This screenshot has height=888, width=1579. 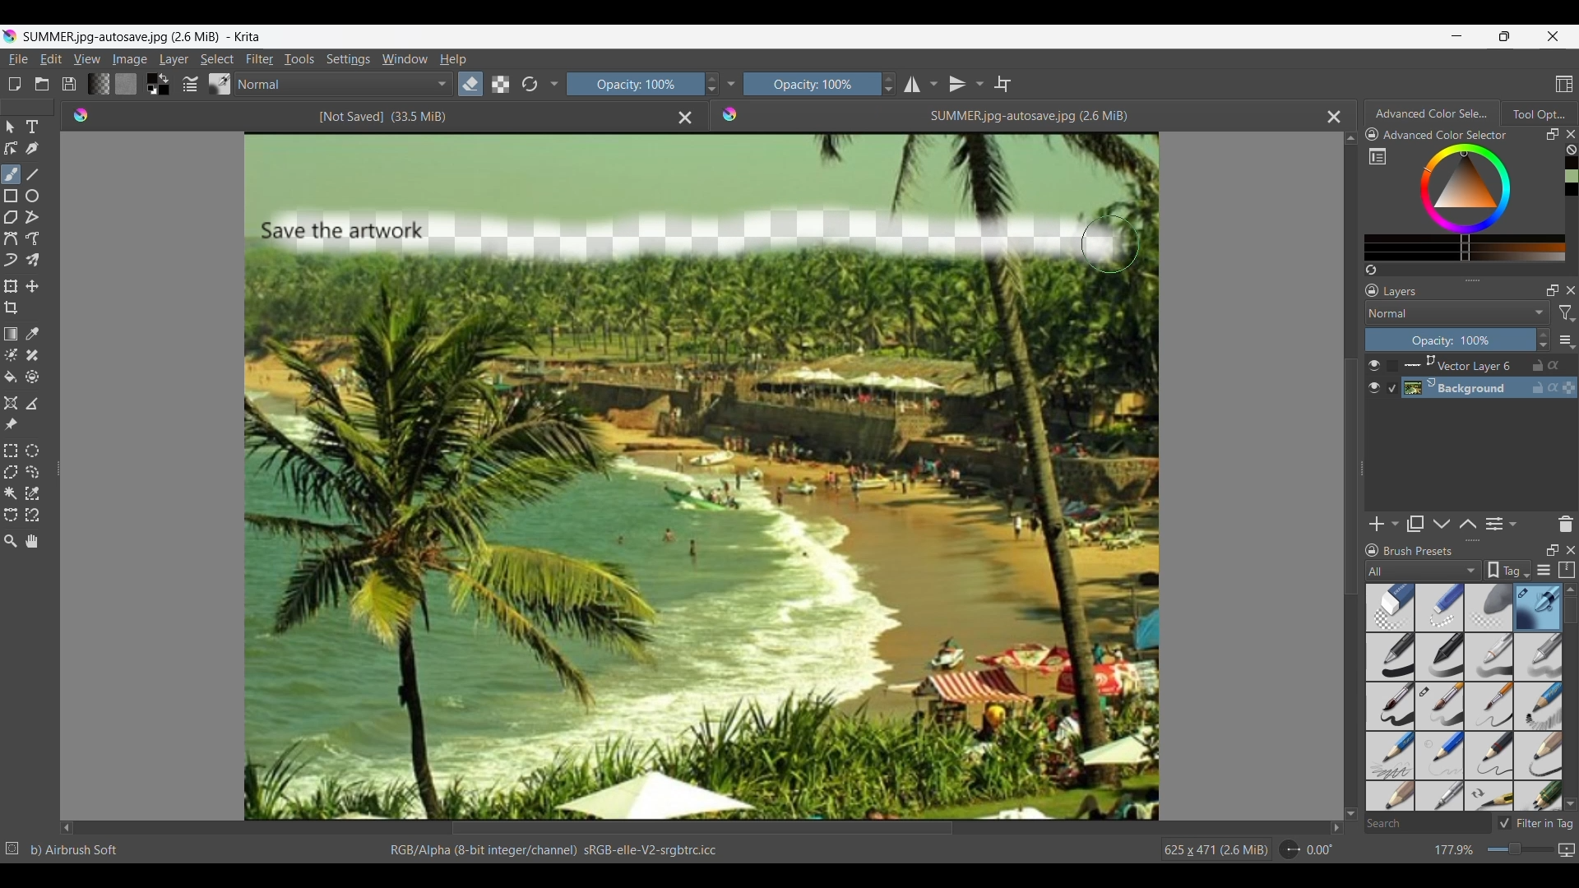 What do you see at coordinates (1549, 291) in the screenshot?
I see `Float layers panel` at bounding box center [1549, 291].